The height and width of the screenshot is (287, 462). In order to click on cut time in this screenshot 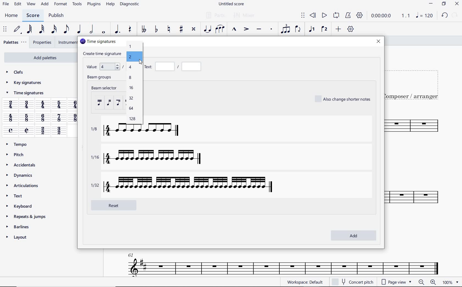, I will do `click(26, 130)`.